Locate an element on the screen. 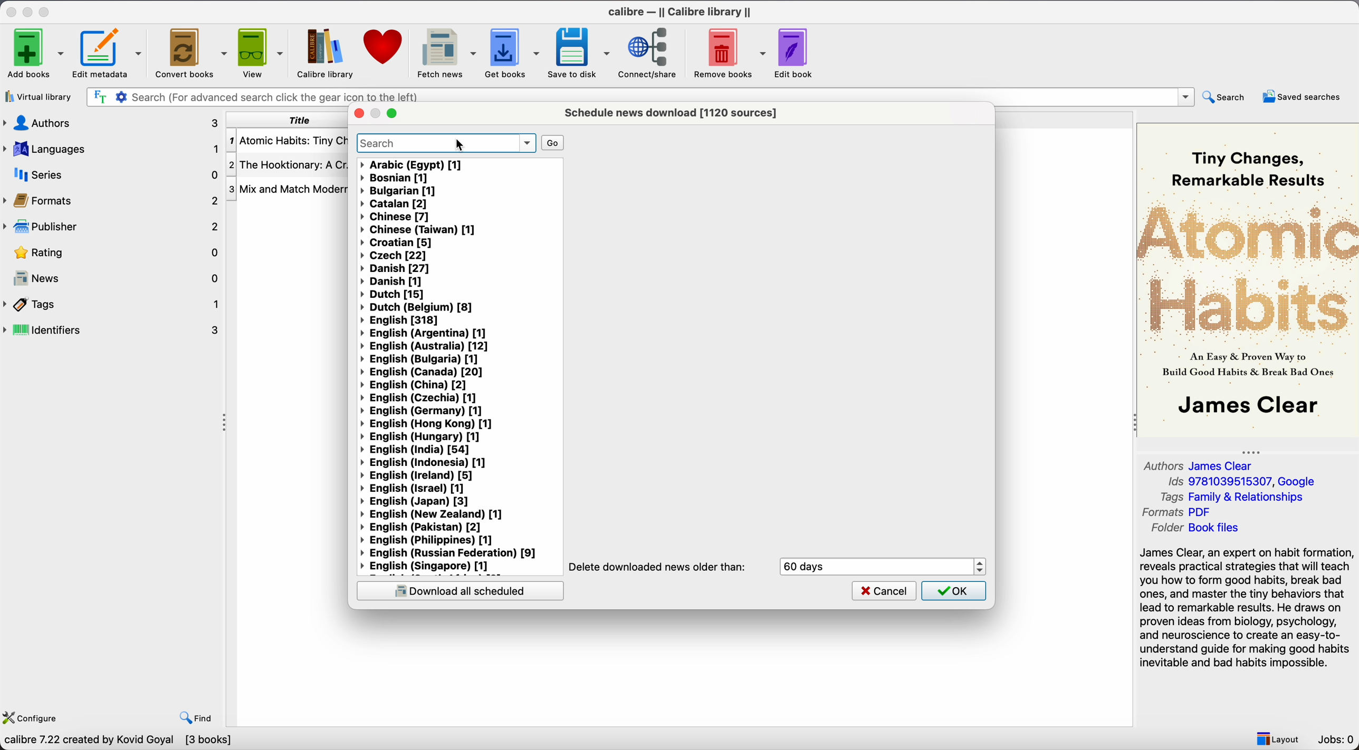 Image resolution: width=1359 pixels, height=750 pixels. donate is located at coordinates (382, 51).